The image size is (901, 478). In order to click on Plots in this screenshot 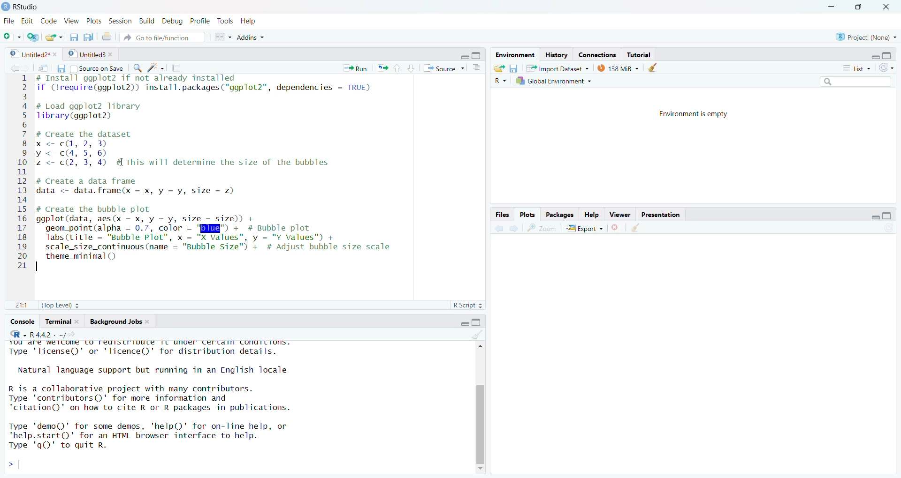, I will do `click(94, 21)`.